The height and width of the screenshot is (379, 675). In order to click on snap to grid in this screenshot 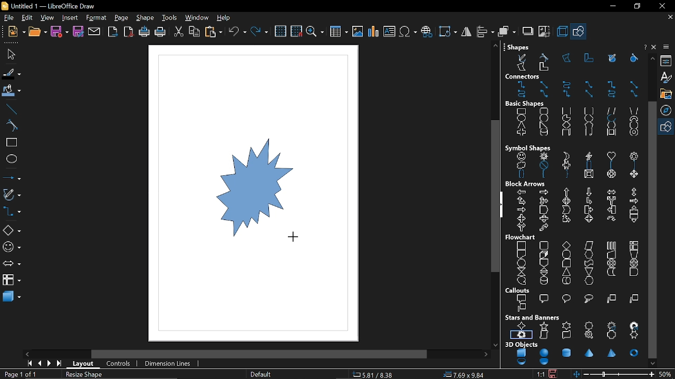, I will do `click(296, 32)`.